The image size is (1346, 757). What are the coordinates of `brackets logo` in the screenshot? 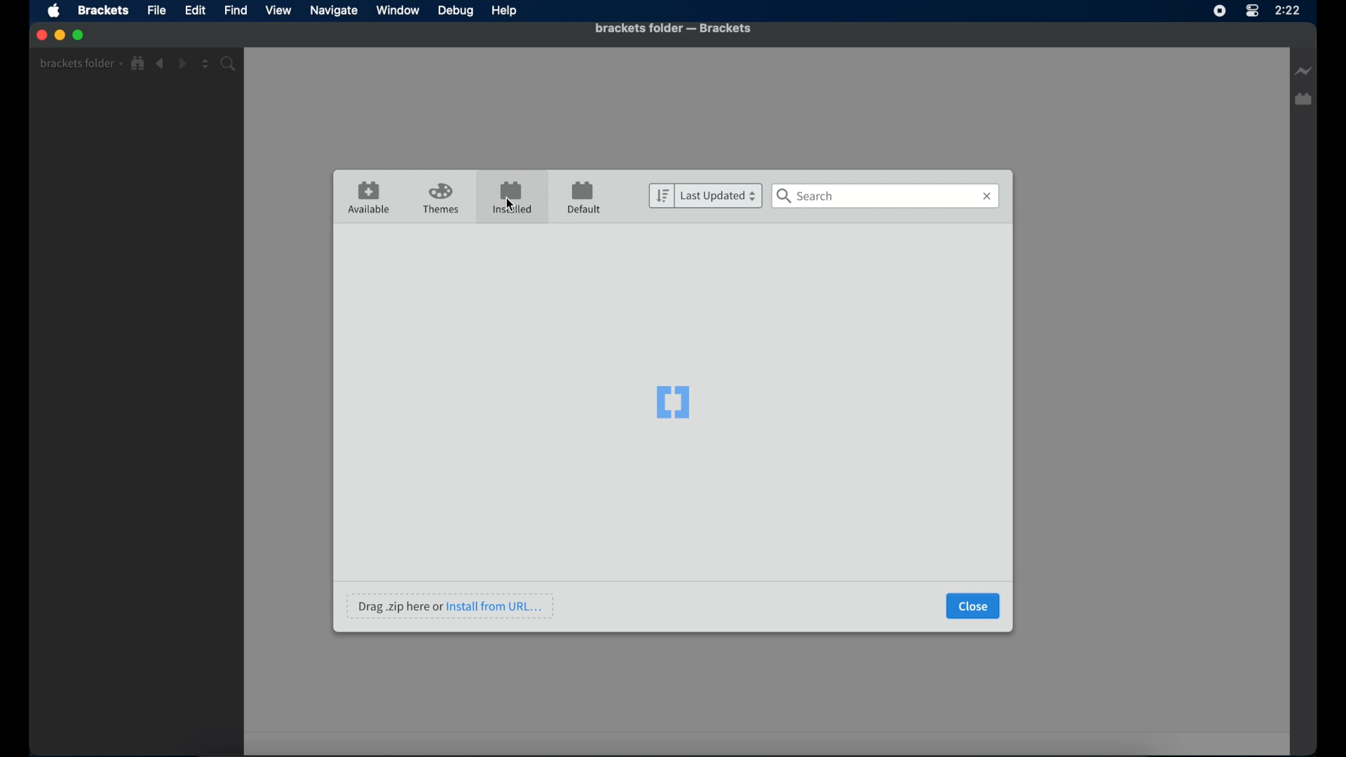 It's located at (674, 401).